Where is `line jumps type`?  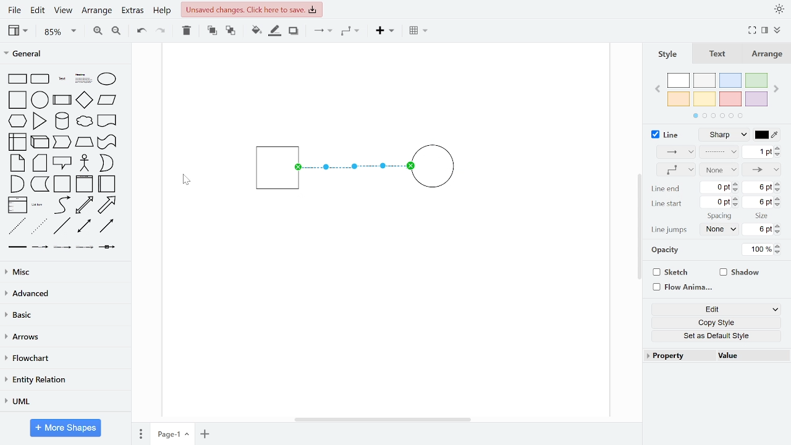 line jumps type is located at coordinates (717, 230).